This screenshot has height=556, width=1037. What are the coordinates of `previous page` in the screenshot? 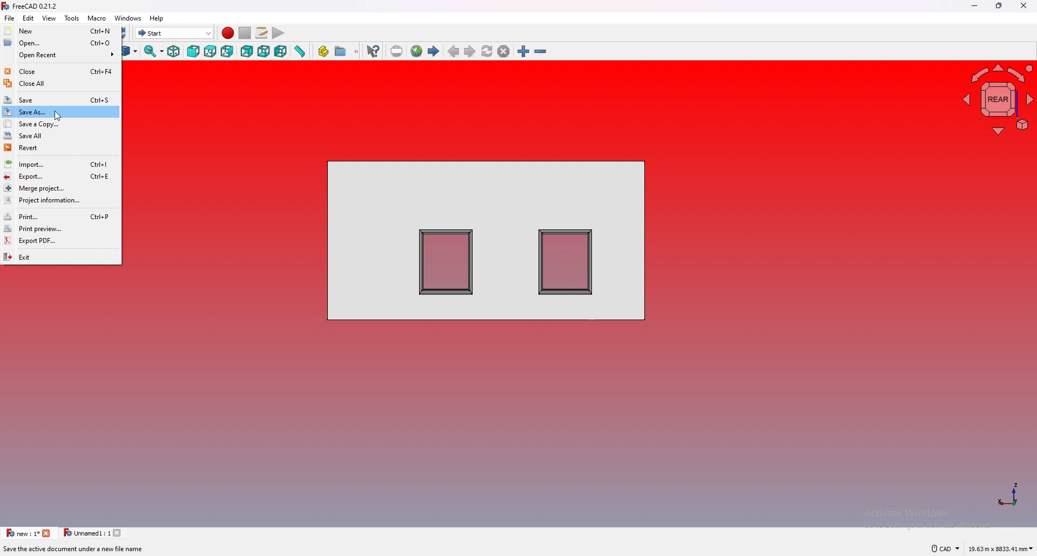 It's located at (453, 51).